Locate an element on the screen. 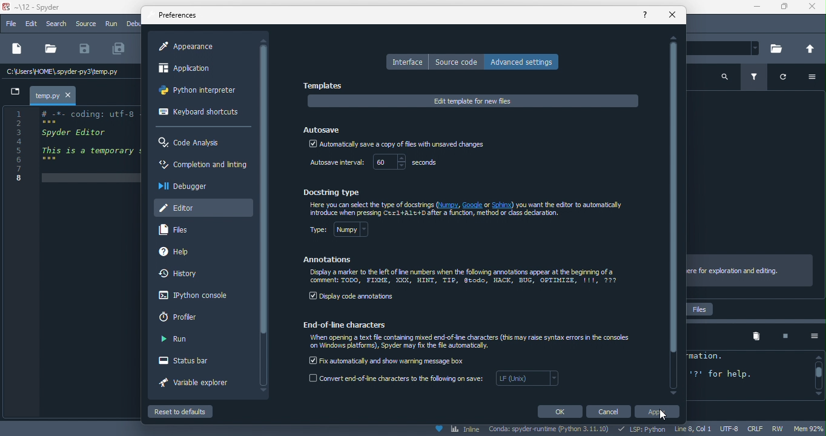  profiler is located at coordinates (184, 317).